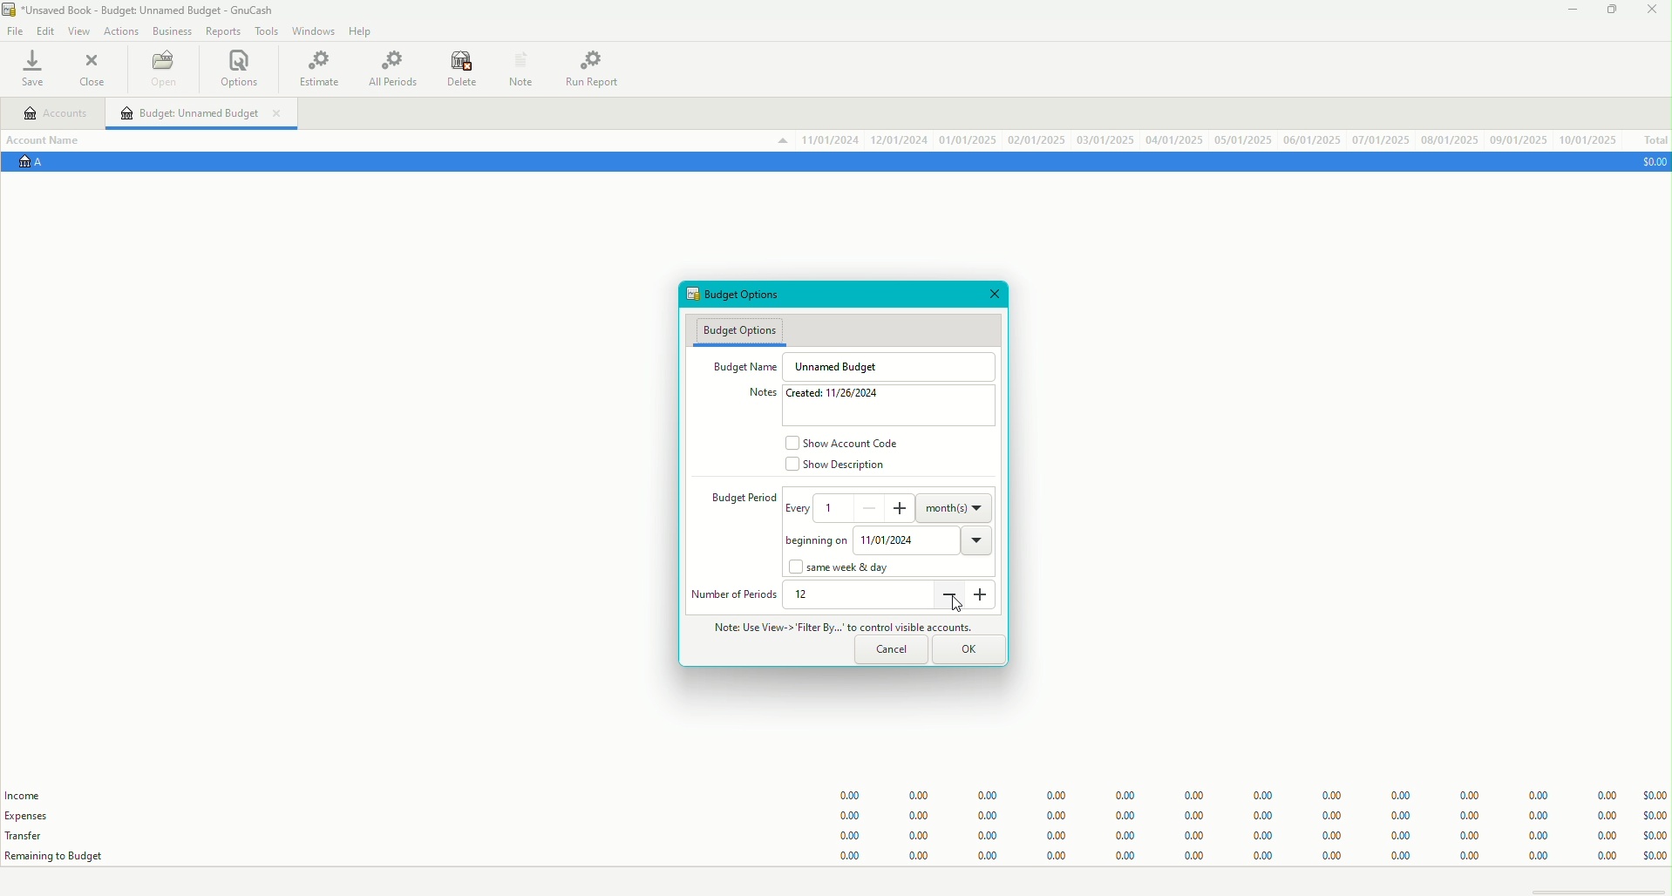 Image resolution: width=1672 pixels, height=896 pixels. What do you see at coordinates (1196, 139) in the screenshot?
I see `Account Data` at bounding box center [1196, 139].